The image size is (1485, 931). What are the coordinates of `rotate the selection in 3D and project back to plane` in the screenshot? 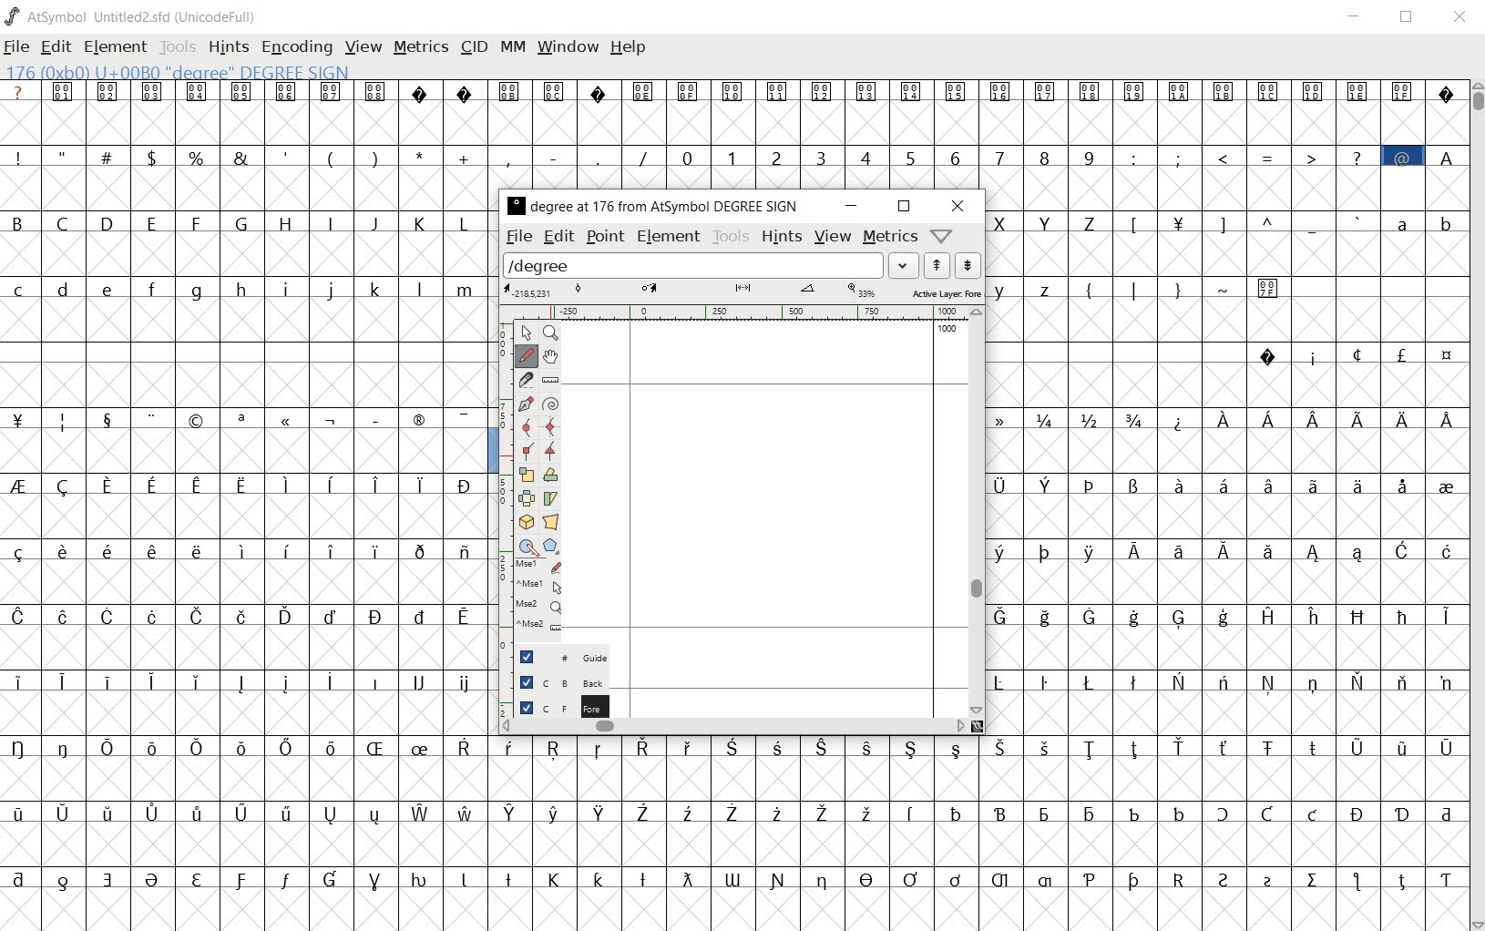 It's located at (523, 522).